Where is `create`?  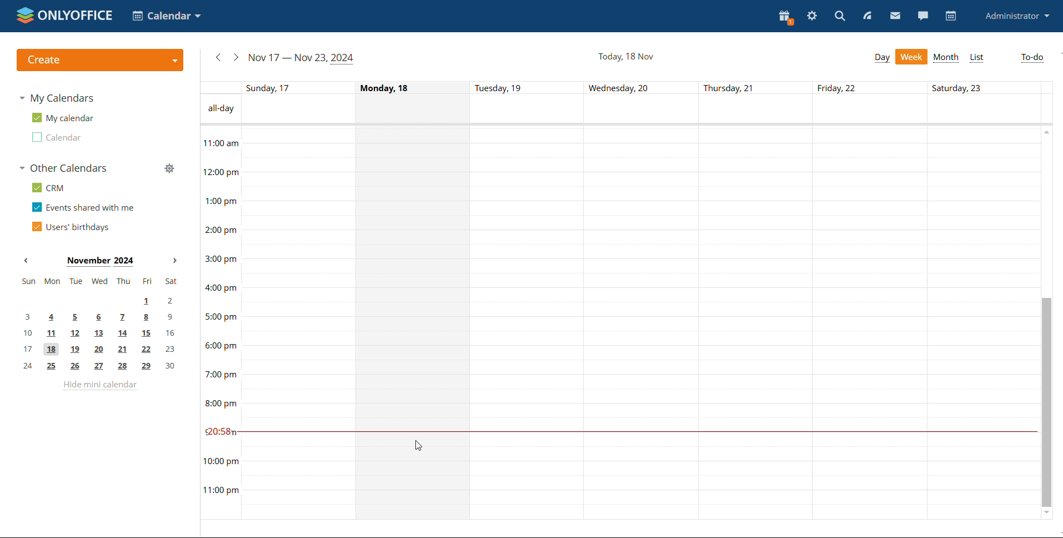 create is located at coordinates (101, 61).